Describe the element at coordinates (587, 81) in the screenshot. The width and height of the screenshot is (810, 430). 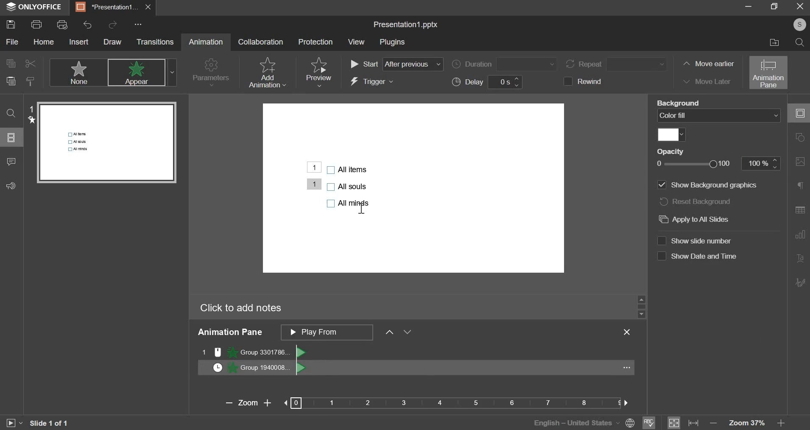
I see `rewind` at that location.